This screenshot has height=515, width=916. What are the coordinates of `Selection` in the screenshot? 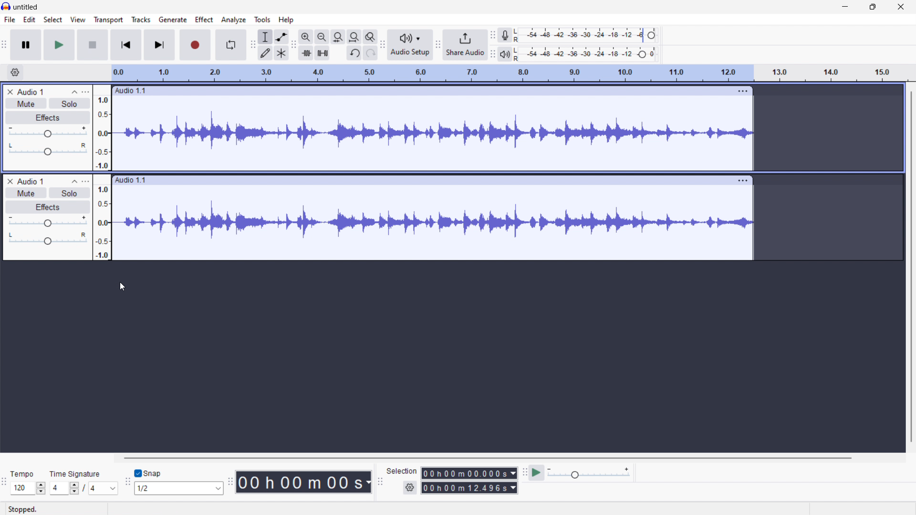 It's located at (402, 471).